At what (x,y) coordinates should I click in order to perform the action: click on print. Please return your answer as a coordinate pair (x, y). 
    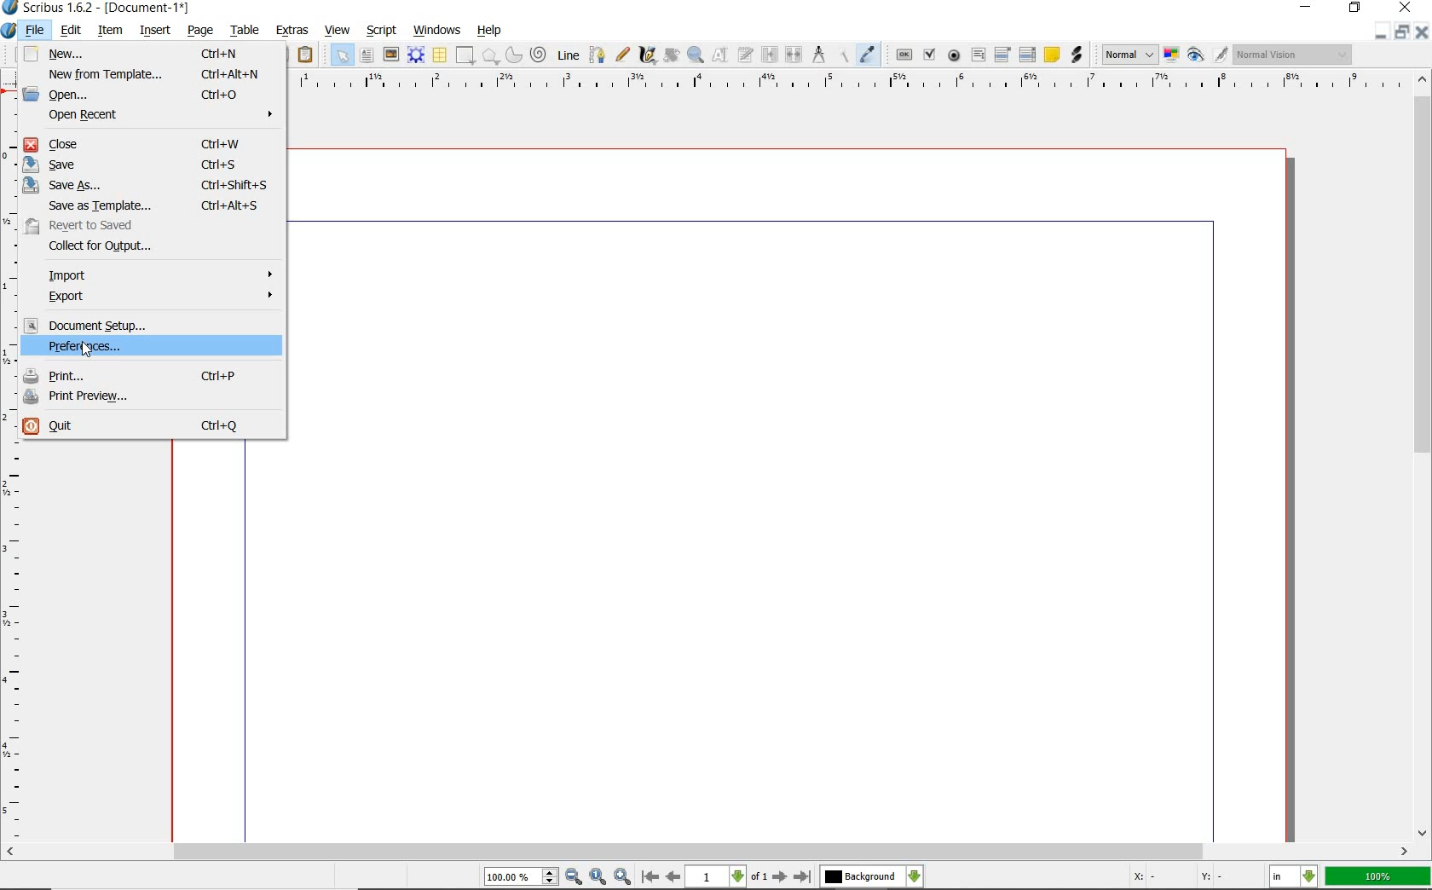
    Looking at the image, I should click on (151, 374).